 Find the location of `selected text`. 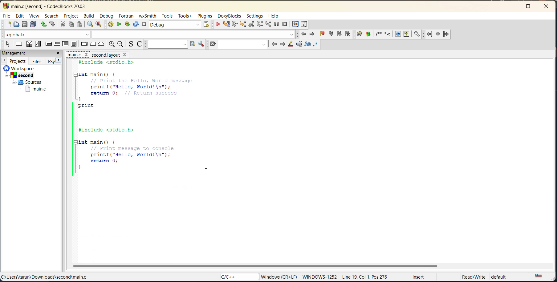

selected text is located at coordinates (299, 44).